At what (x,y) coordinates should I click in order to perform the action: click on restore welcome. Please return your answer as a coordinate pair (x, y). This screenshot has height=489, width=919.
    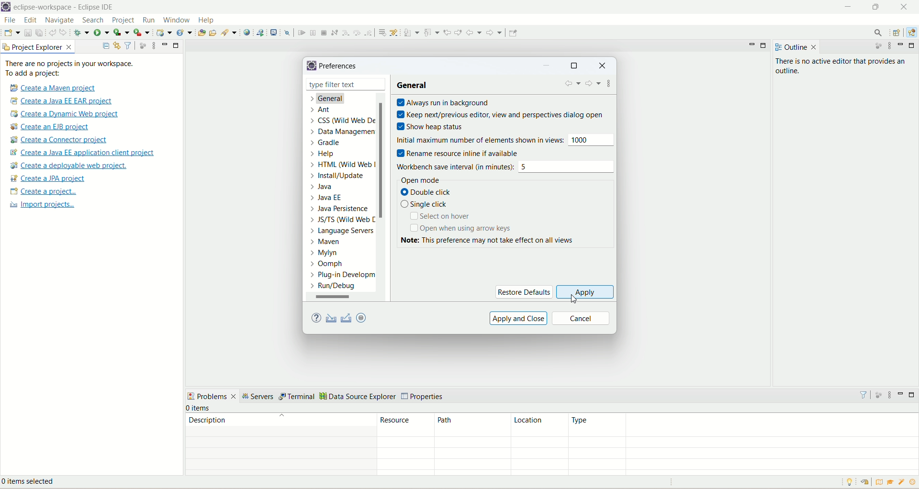
    Looking at the image, I should click on (864, 482).